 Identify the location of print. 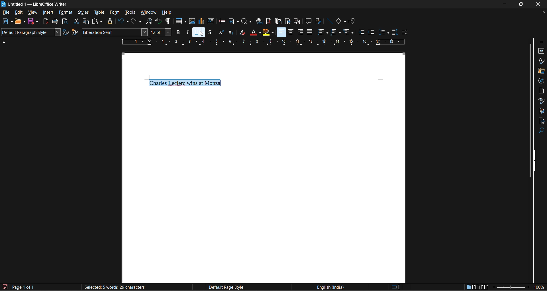
(56, 21).